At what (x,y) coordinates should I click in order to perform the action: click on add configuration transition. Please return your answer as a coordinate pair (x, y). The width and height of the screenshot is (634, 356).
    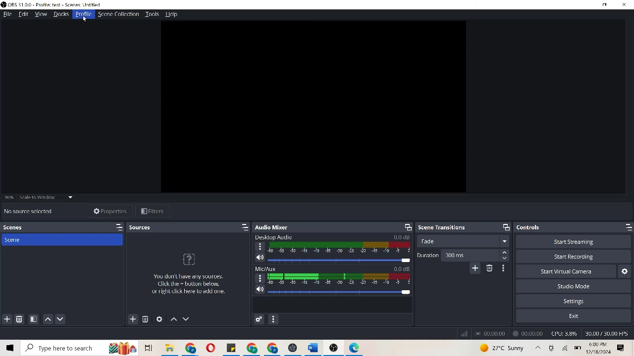
    Looking at the image, I should click on (474, 268).